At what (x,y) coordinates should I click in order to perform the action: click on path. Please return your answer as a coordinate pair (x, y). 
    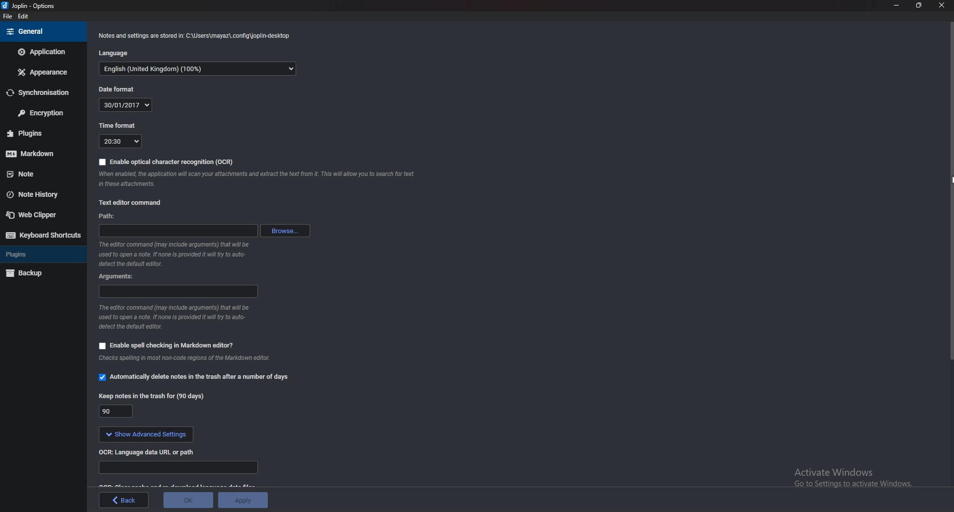
    Looking at the image, I should click on (110, 217).